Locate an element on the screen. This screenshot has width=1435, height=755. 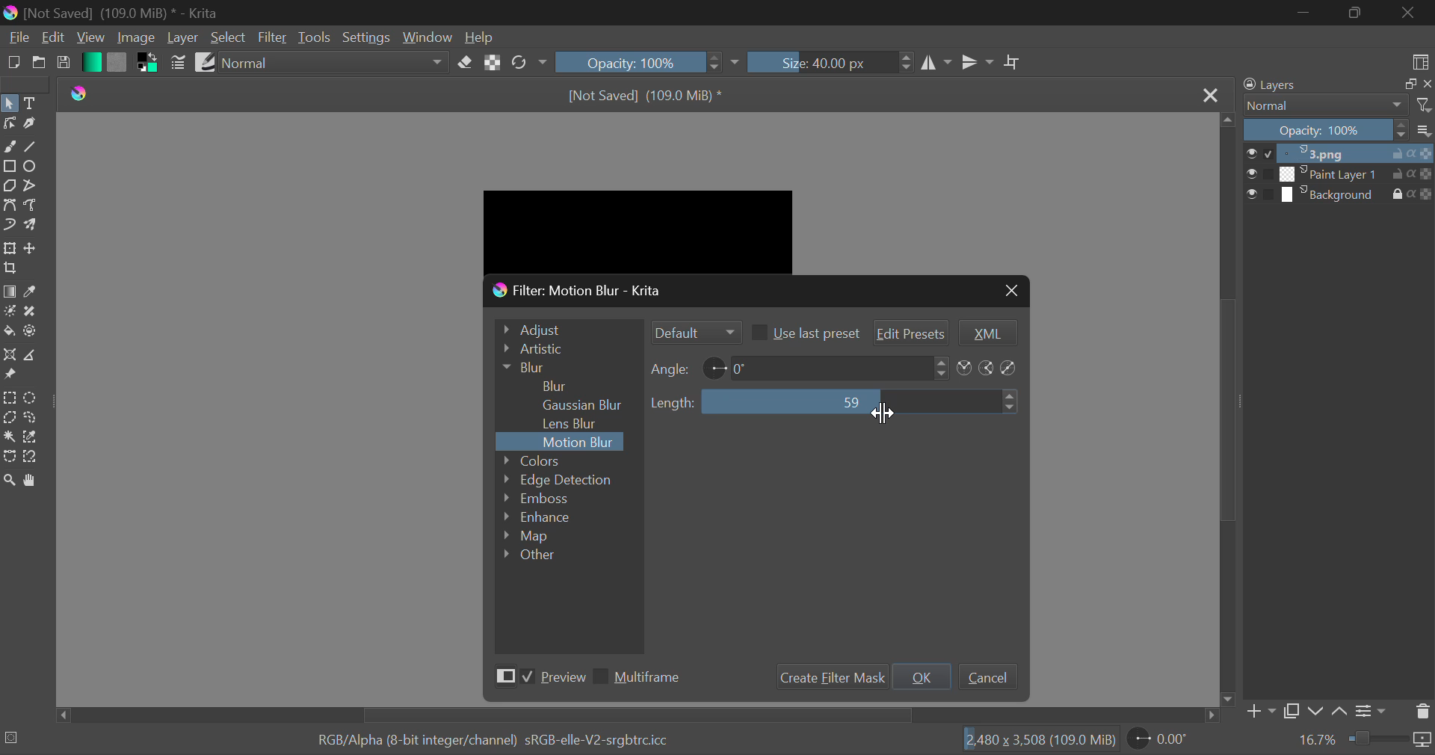
XML is located at coordinates (986, 333).